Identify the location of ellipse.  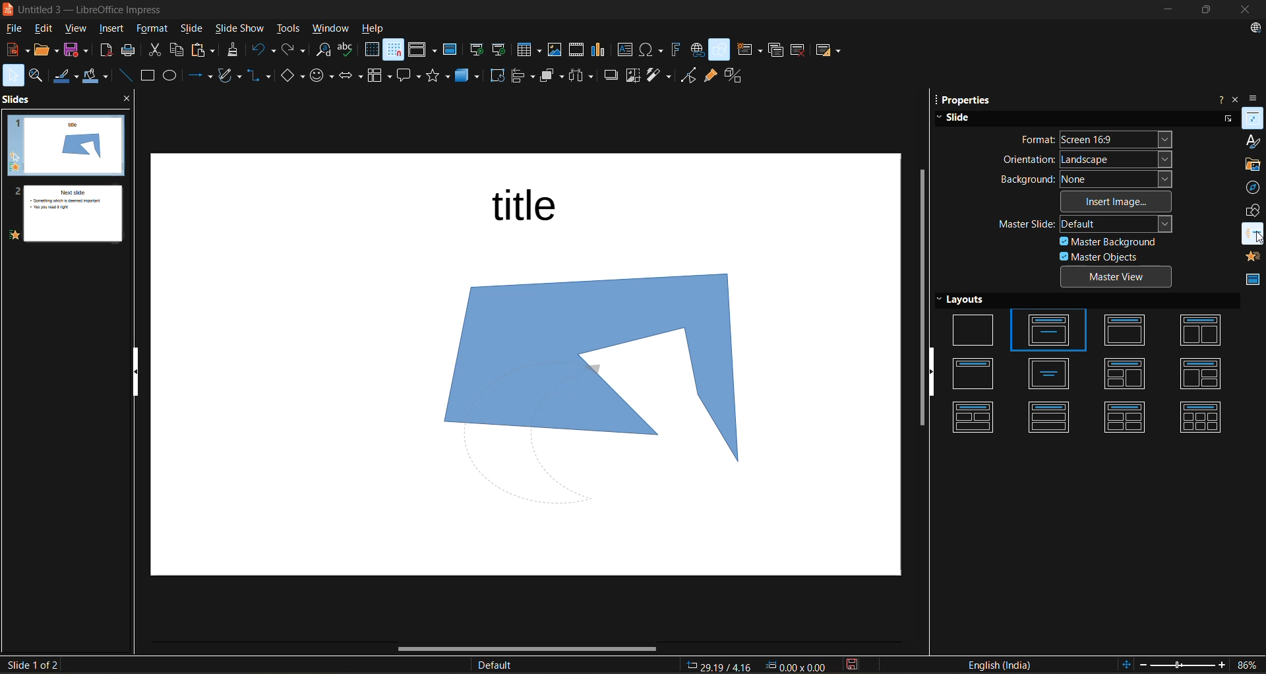
(174, 76).